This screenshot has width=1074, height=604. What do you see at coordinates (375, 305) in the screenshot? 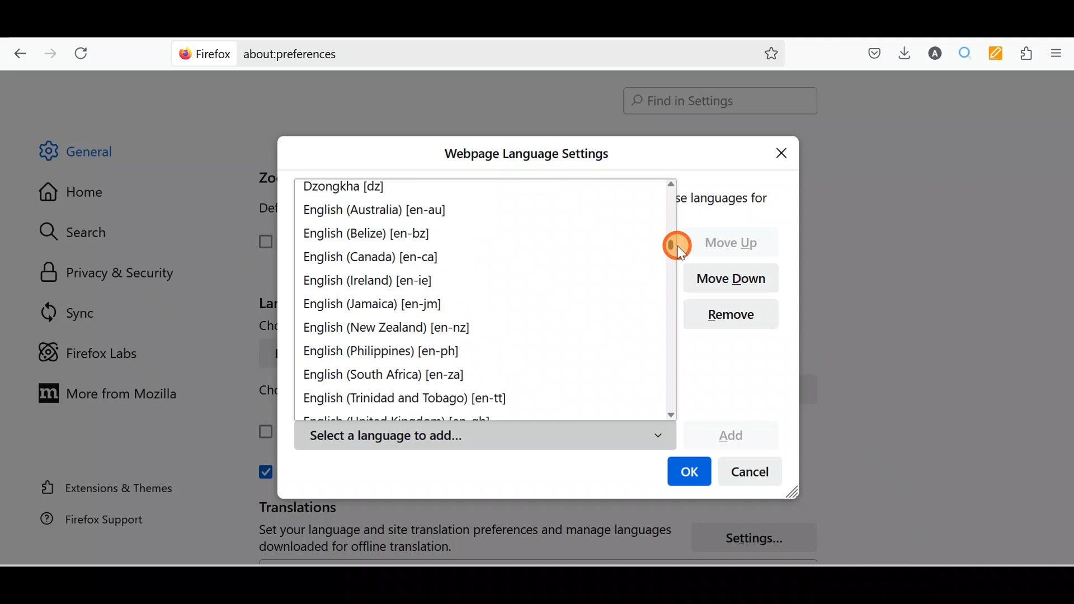
I see `English (Jamaica) [en-jm]` at bounding box center [375, 305].